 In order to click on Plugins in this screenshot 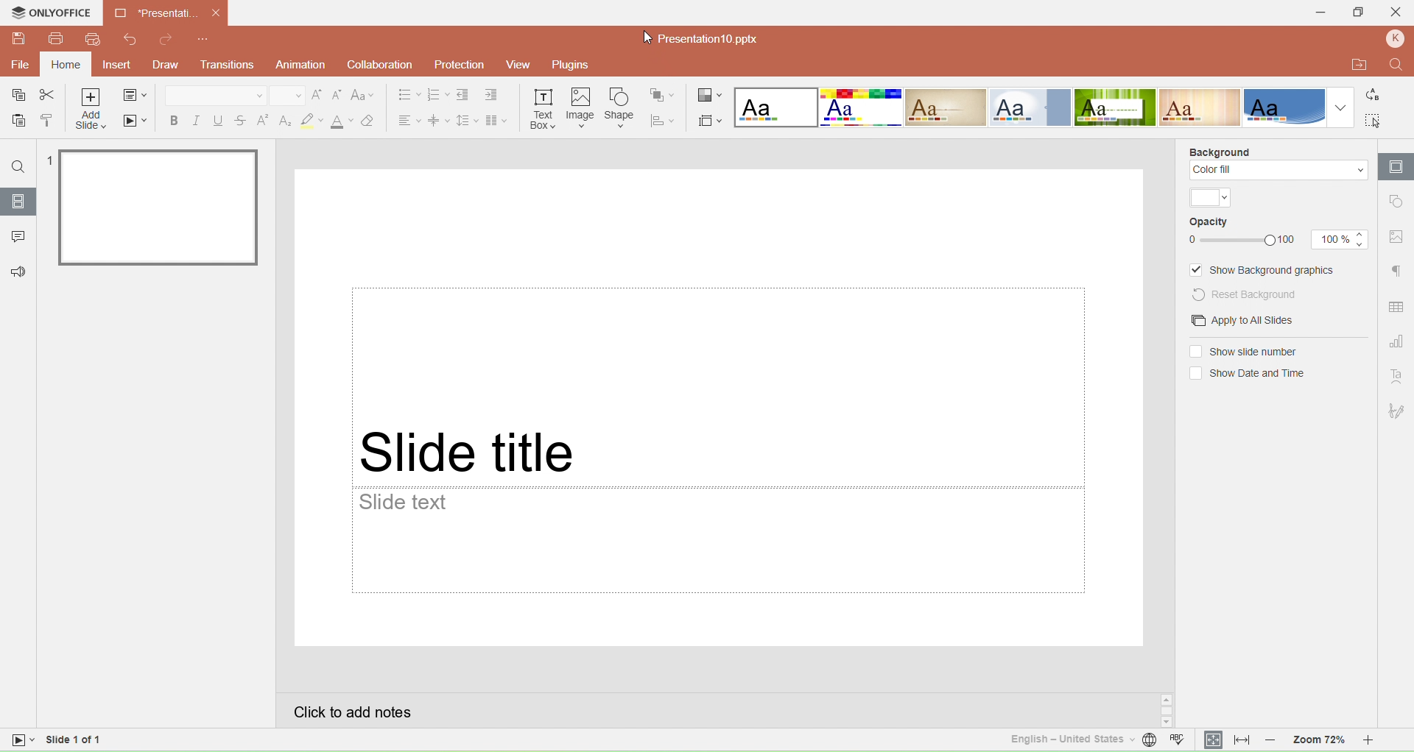, I will do `click(577, 65)`.